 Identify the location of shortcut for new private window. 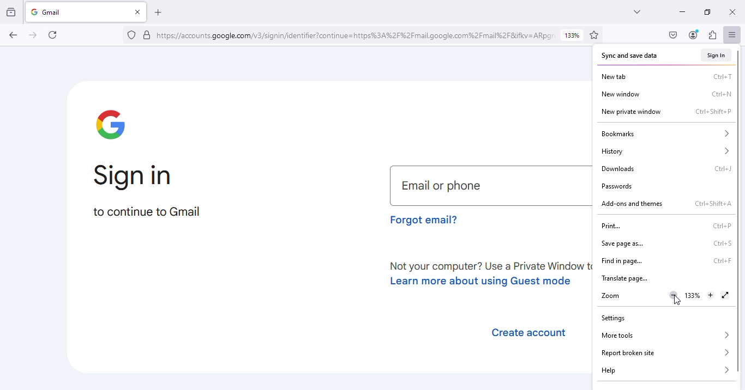
(713, 112).